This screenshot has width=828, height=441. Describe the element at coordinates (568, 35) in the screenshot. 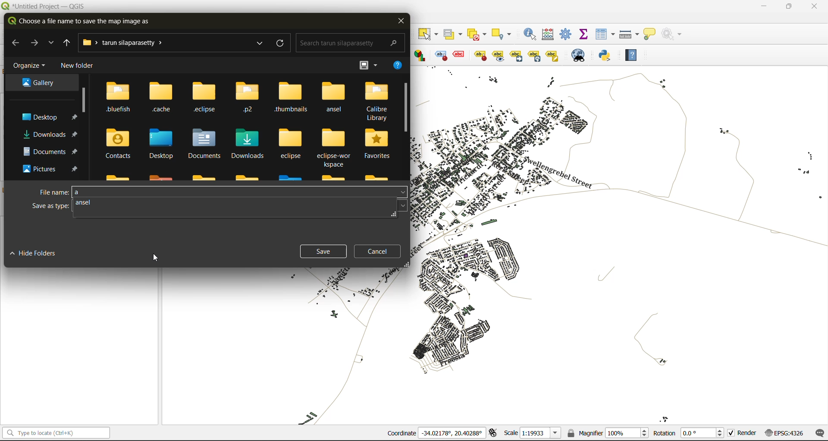

I see `toolbox` at that location.